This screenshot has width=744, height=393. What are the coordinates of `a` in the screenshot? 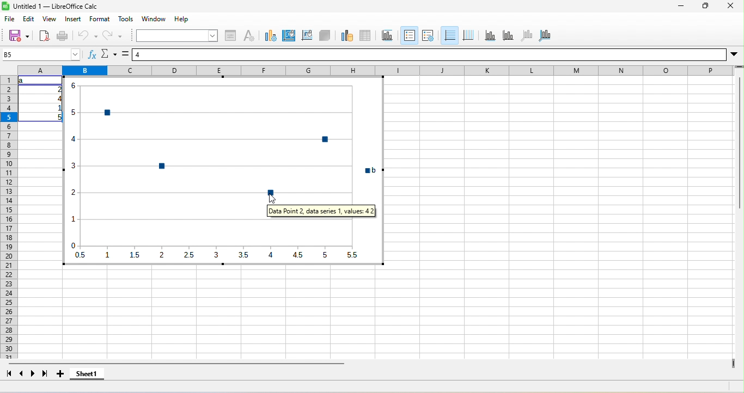 It's located at (23, 81).